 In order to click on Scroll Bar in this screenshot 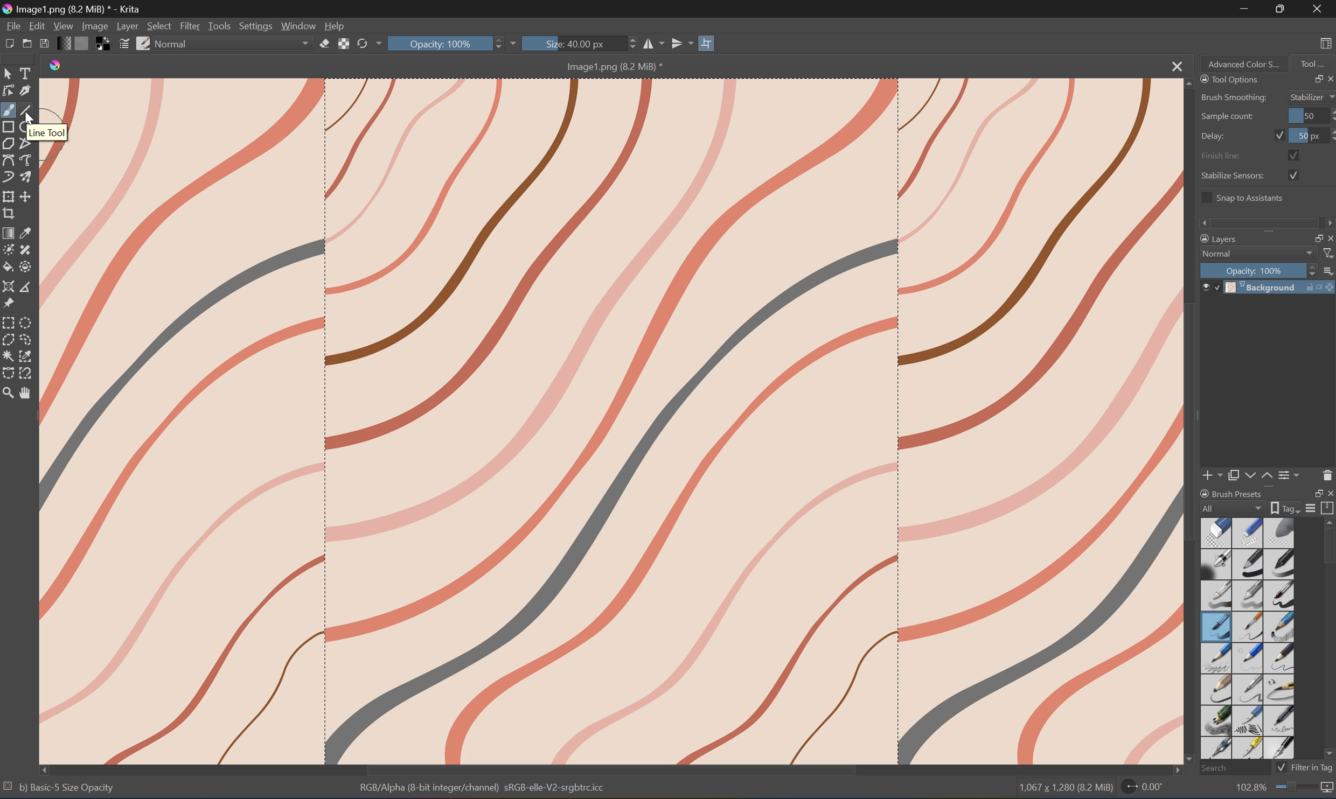, I will do `click(1192, 422)`.